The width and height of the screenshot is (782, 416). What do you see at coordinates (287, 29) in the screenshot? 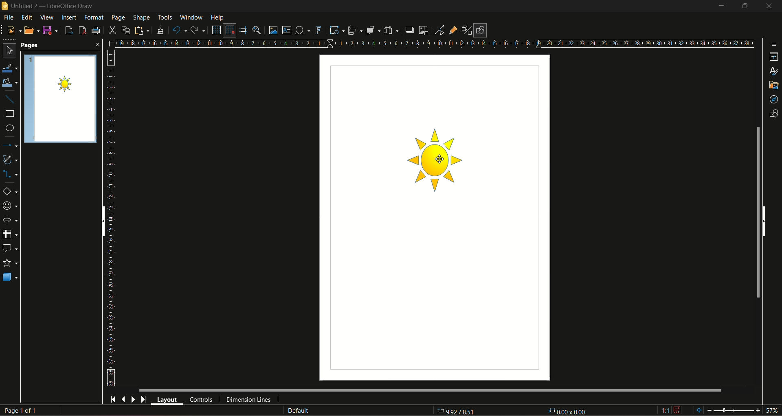
I see `insert text box` at bounding box center [287, 29].